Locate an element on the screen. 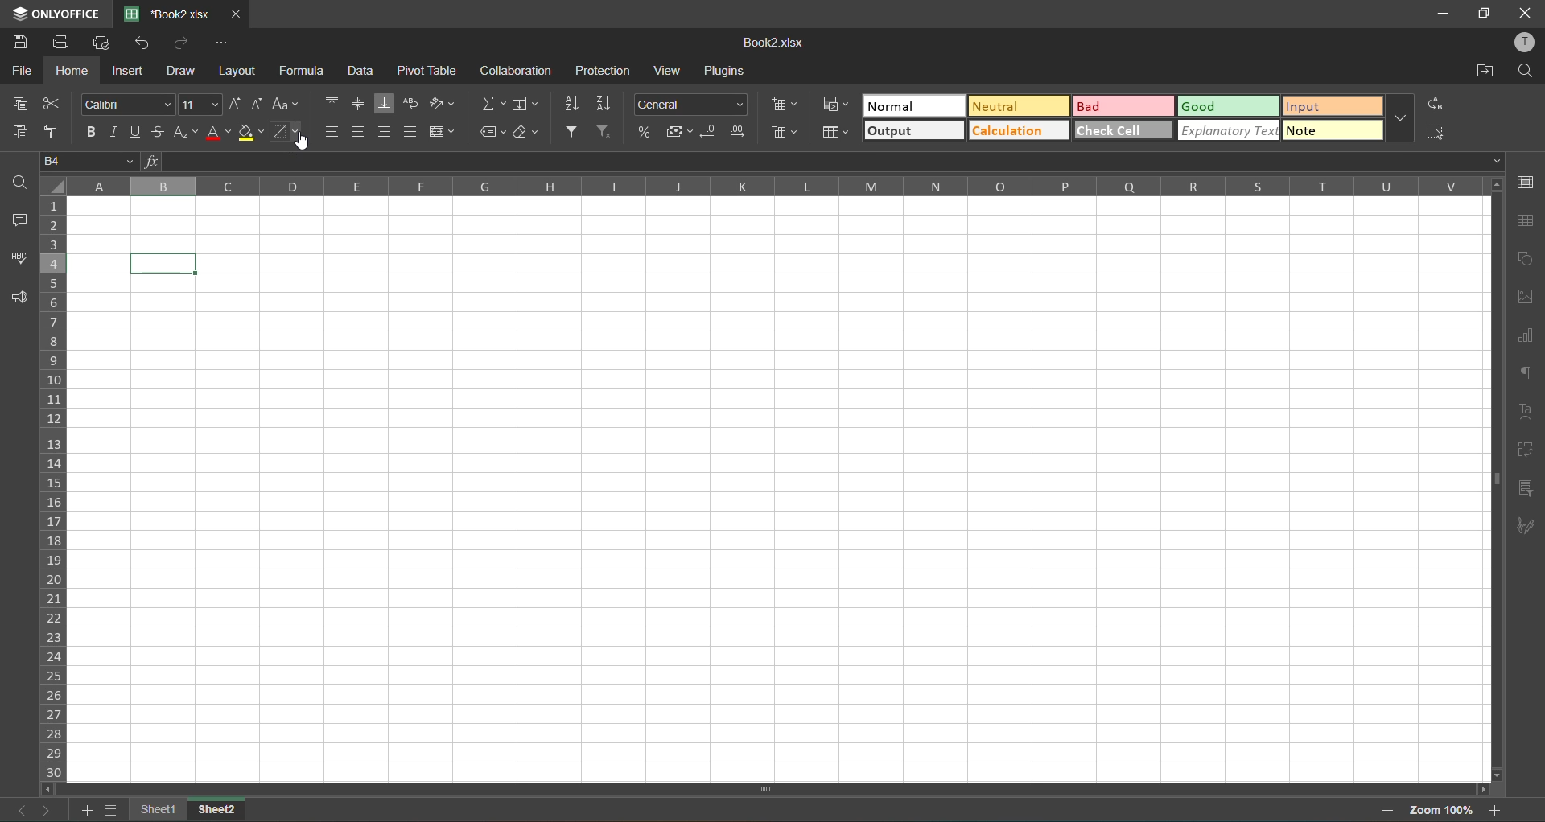  zoom factor is located at coordinates (1443, 808).